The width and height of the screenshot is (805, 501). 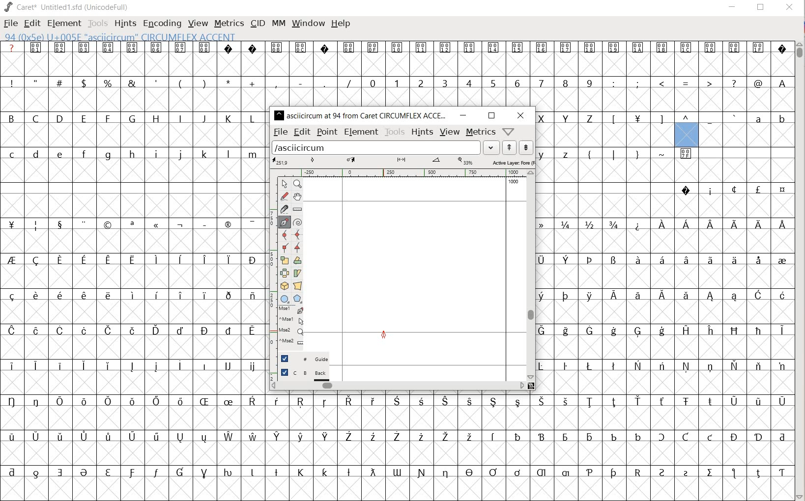 What do you see at coordinates (383, 334) in the screenshot?
I see `feltpen tool/cursor location` at bounding box center [383, 334].